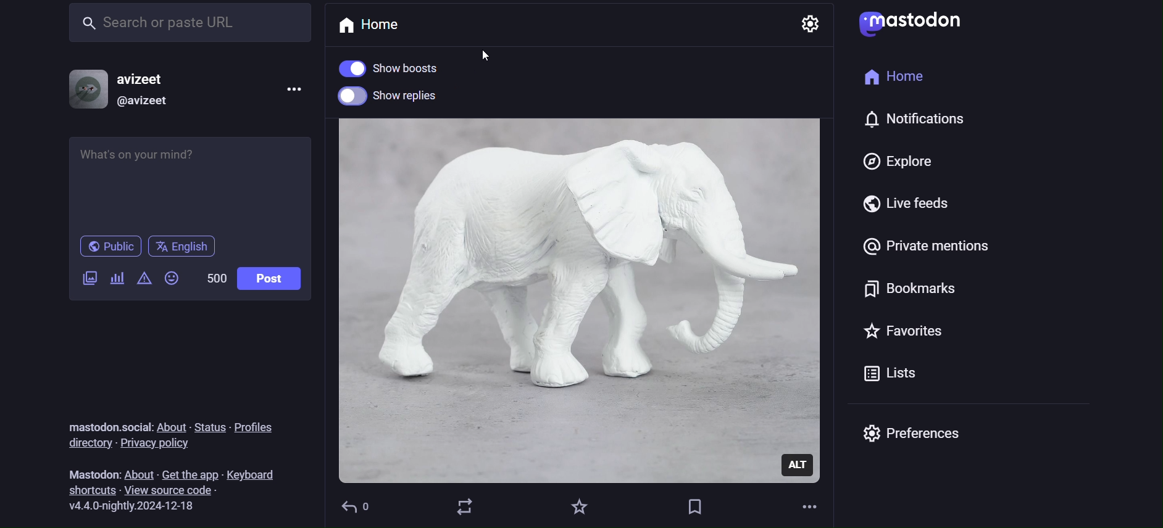 This screenshot has height=528, width=1163. What do you see at coordinates (401, 68) in the screenshot?
I see `show boost enabled` at bounding box center [401, 68].